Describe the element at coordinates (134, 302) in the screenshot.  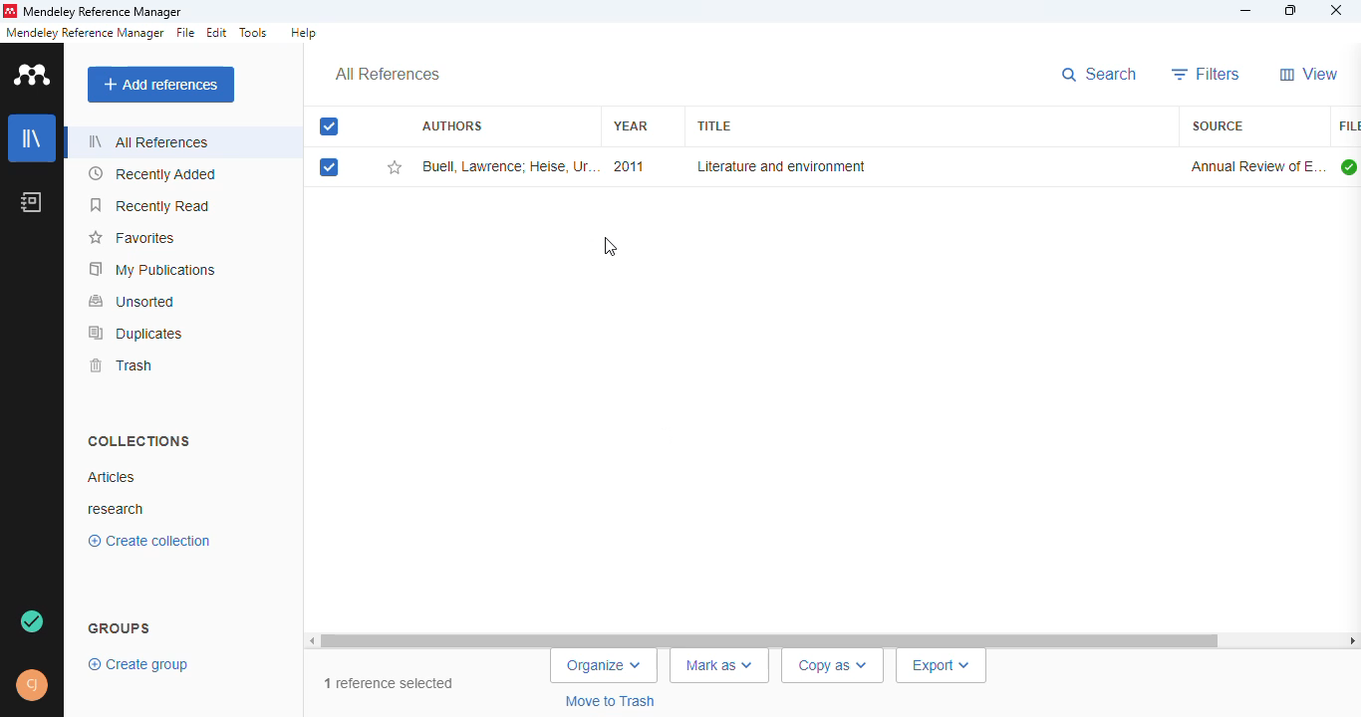
I see `unsorted` at that location.